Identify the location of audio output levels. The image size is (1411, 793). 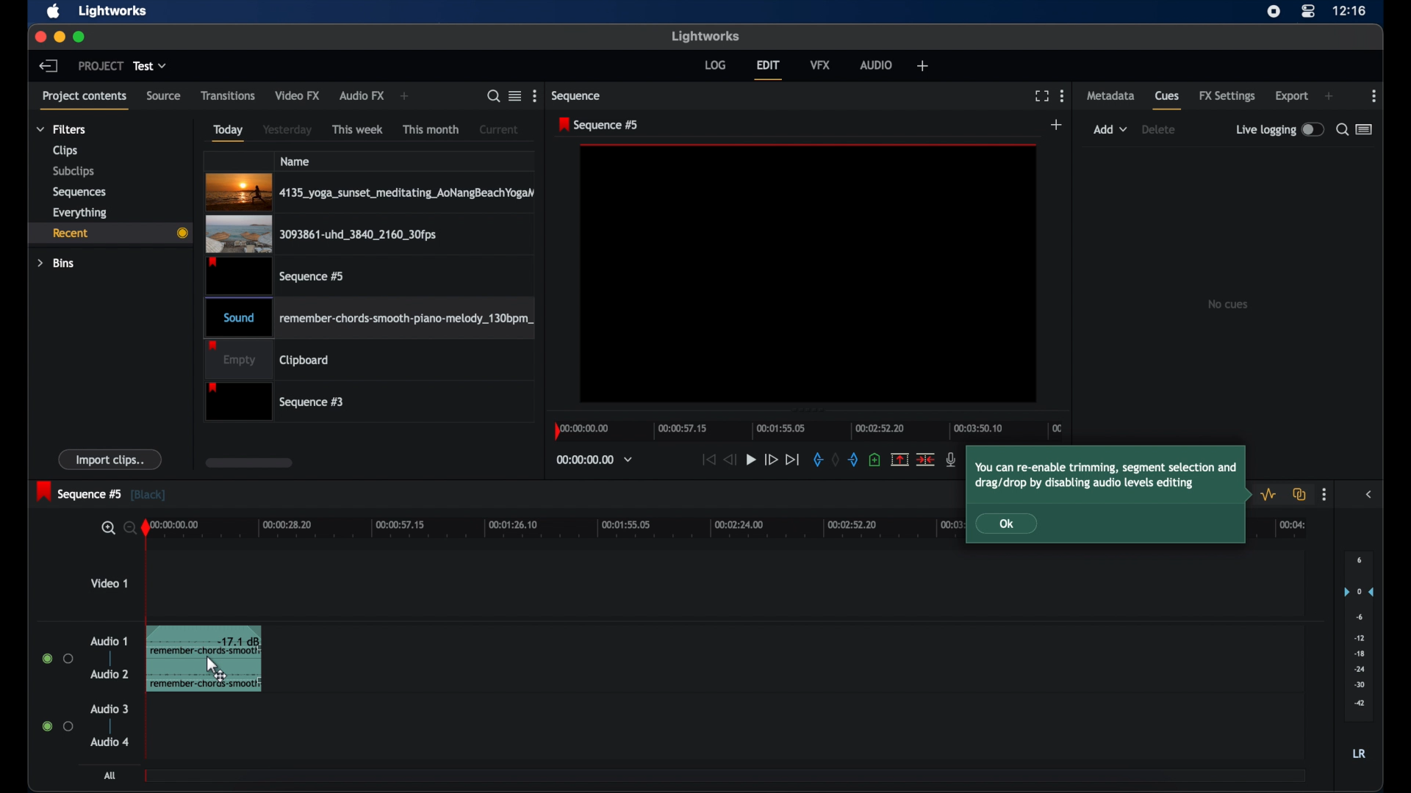
(1358, 634).